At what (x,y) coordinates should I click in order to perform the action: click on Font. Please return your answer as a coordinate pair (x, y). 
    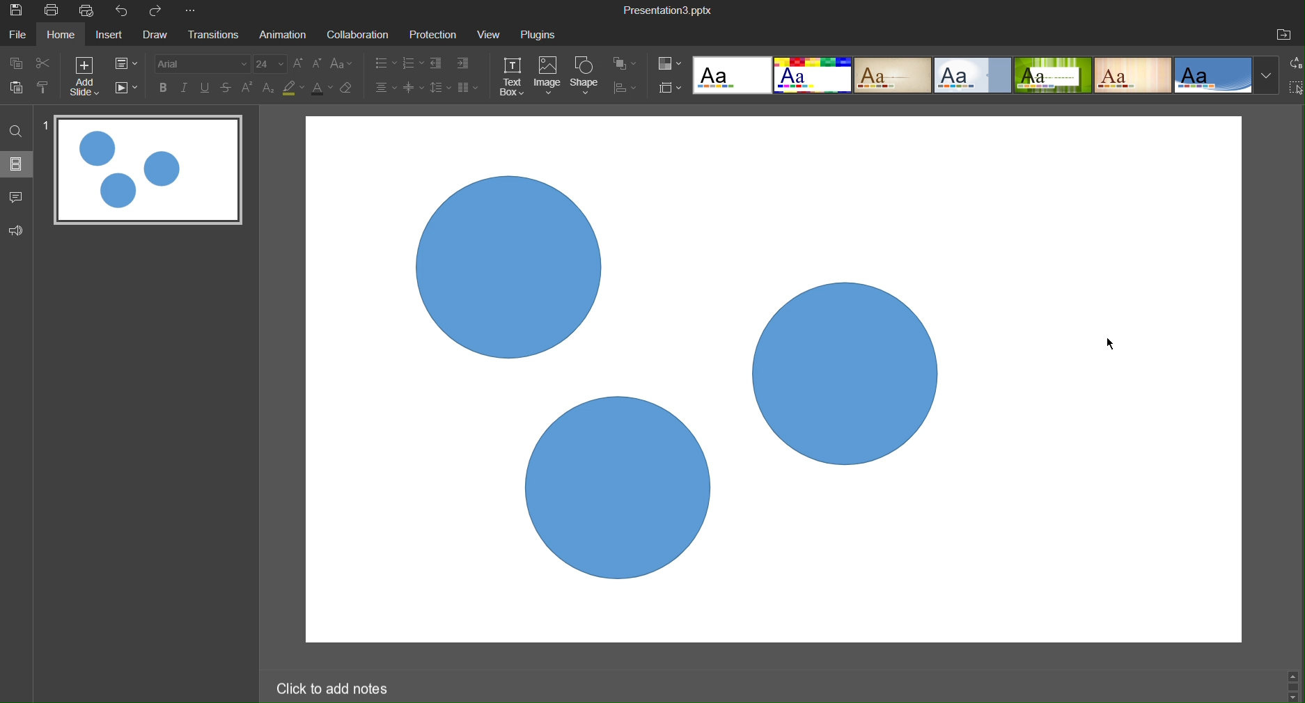
    Looking at the image, I should click on (203, 63).